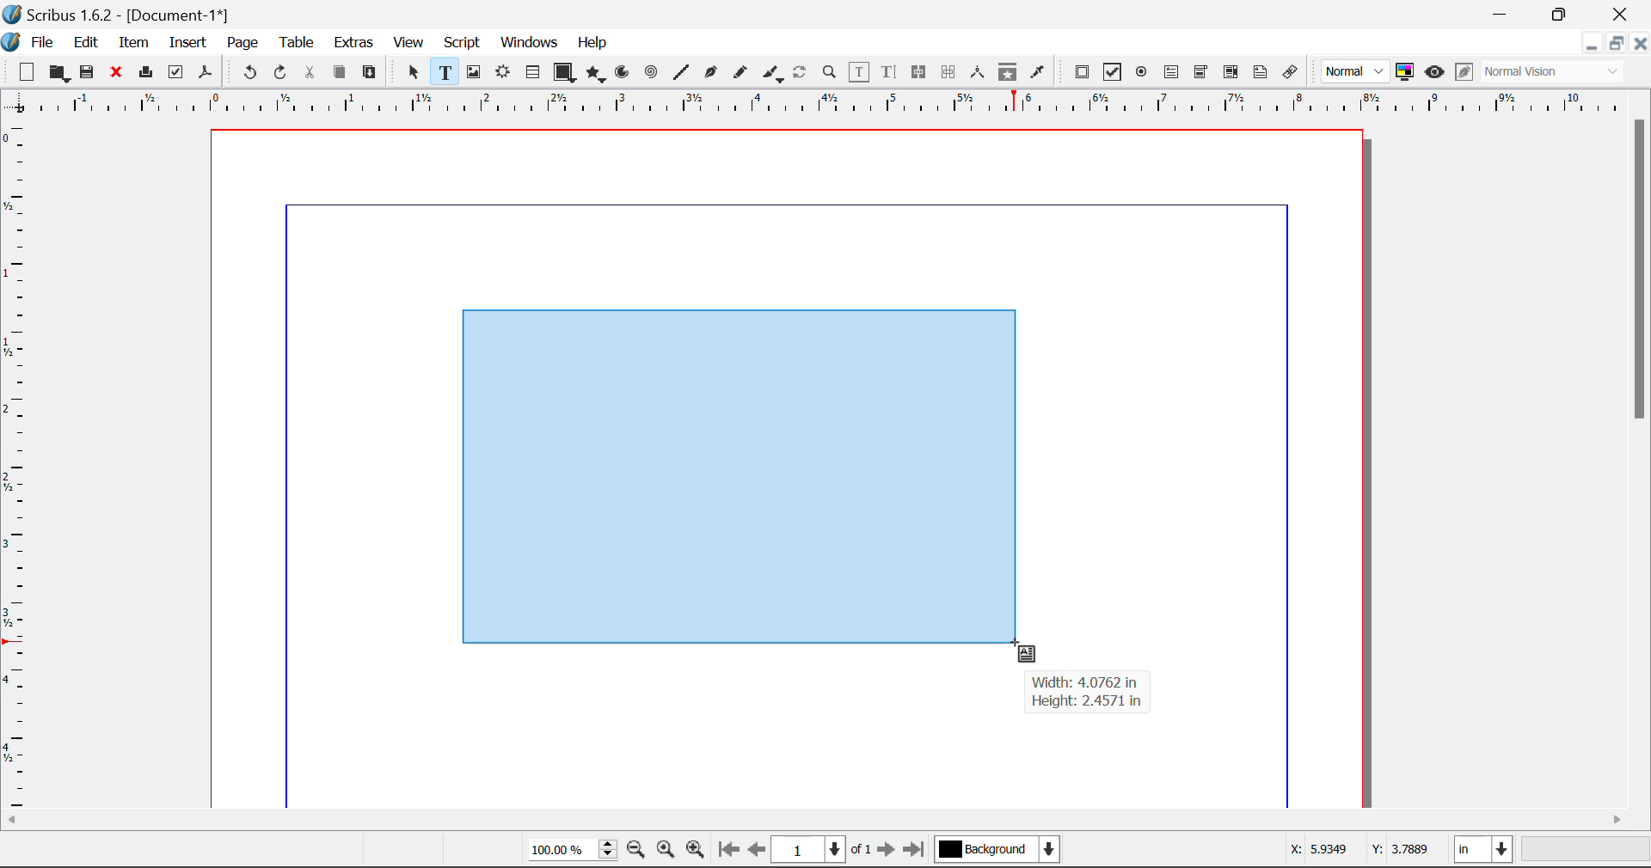 Image resolution: width=1651 pixels, height=868 pixels. I want to click on Mock Text Frame Generated, so click(736, 479).